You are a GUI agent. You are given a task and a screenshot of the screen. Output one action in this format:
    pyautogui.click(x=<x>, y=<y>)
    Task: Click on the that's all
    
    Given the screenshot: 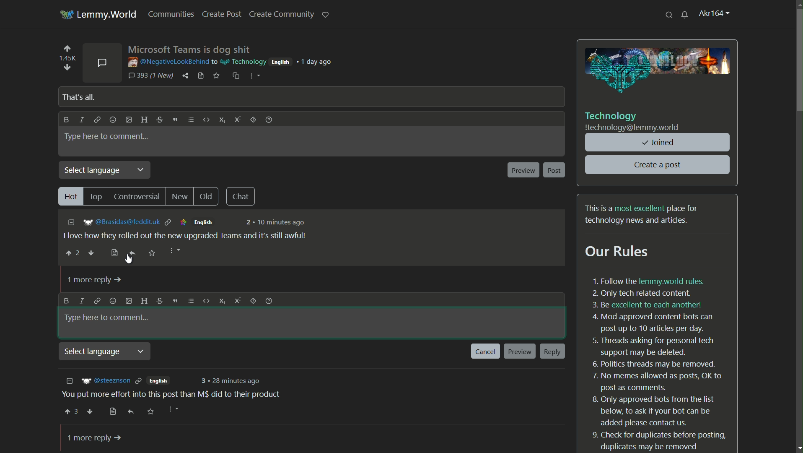 What is the action you would take?
    pyautogui.click(x=77, y=97)
    